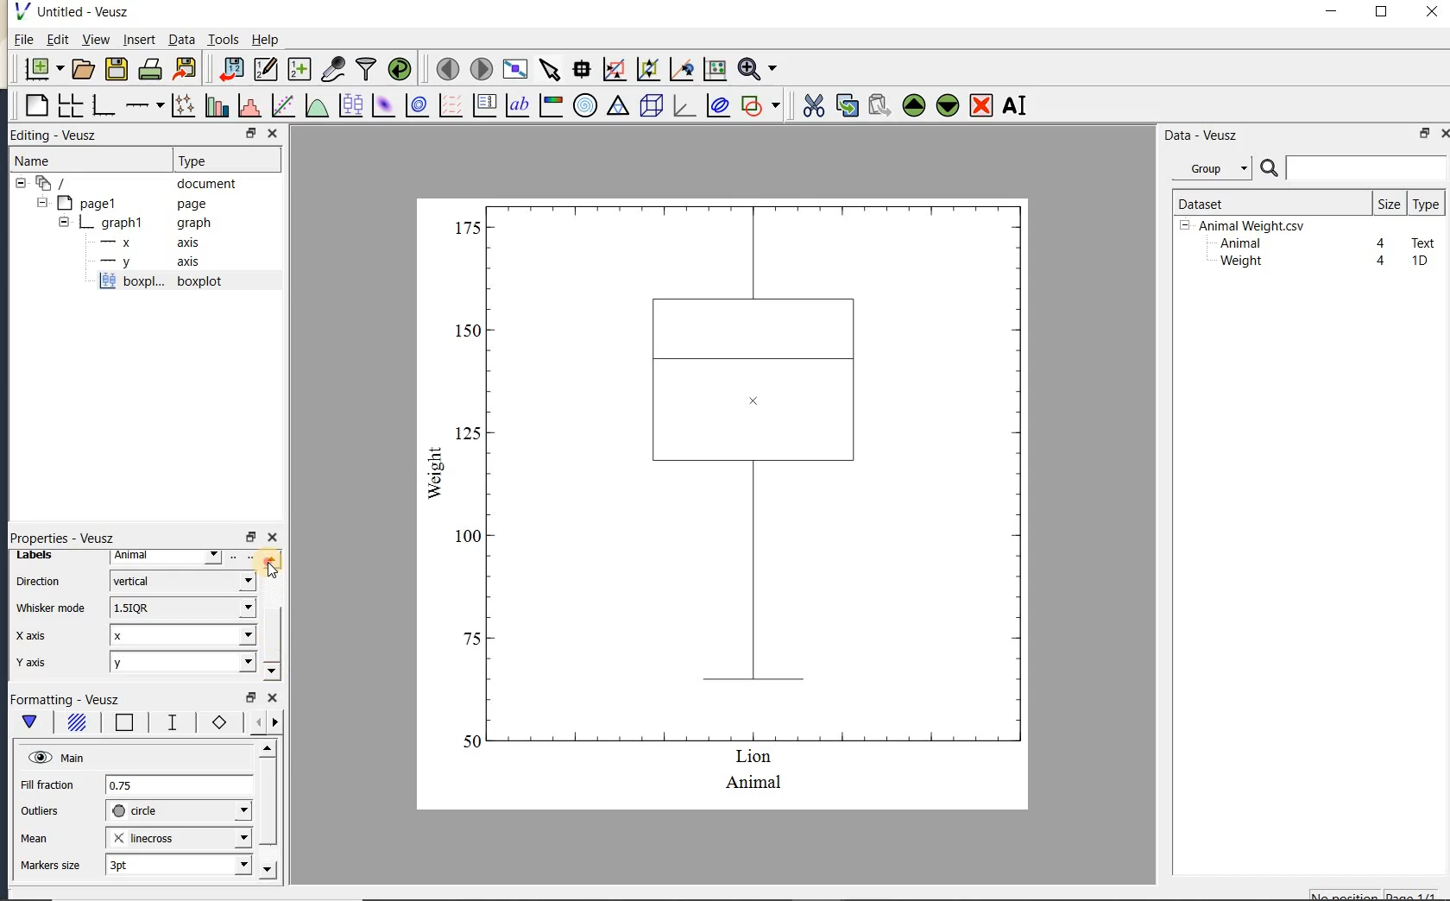 Image resolution: width=1450 pixels, height=901 pixels. Describe the element at coordinates (482, 105) in the screenshot. I see `plot key` at that location.